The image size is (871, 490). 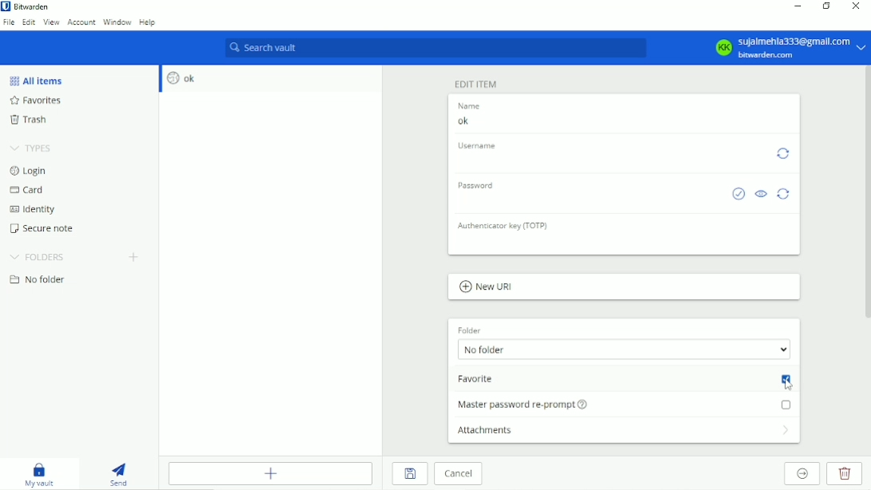 I want to click on select Folder, so click(x=625, y=350).